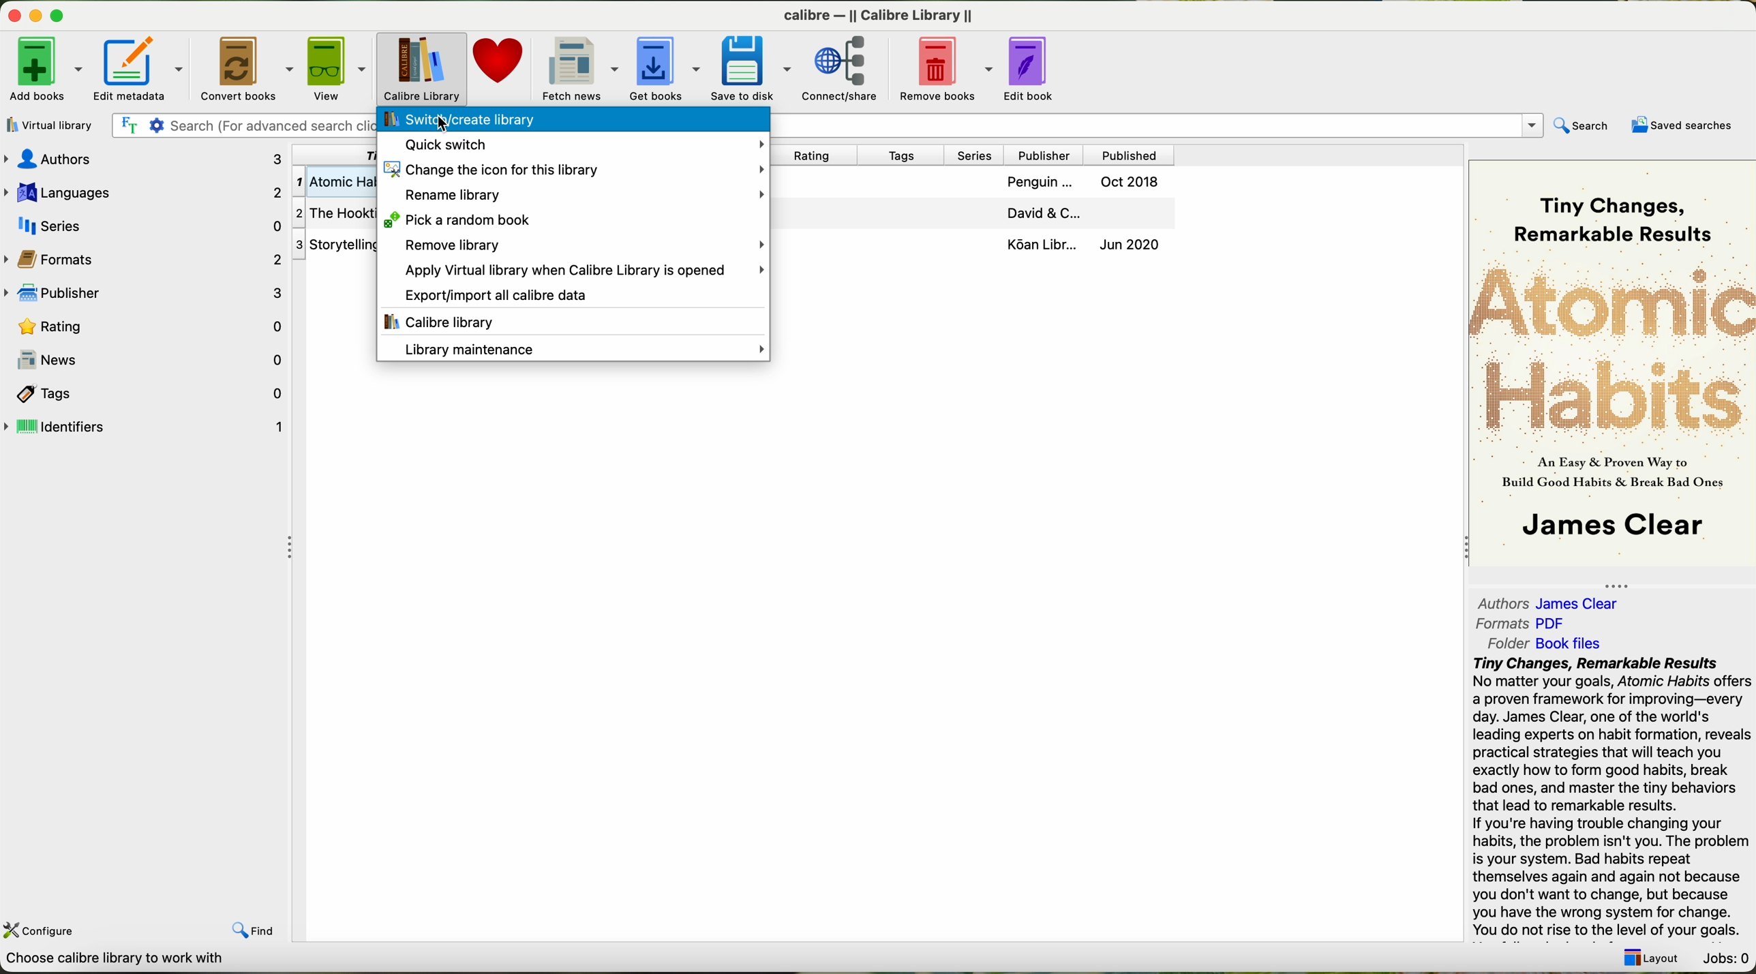 Image resolution: width=1756 pixels, height=974 pixels. Describe the element at coordinates (1079, 183) in the screenshot. I see `penguin... Oct 2018` at that location.